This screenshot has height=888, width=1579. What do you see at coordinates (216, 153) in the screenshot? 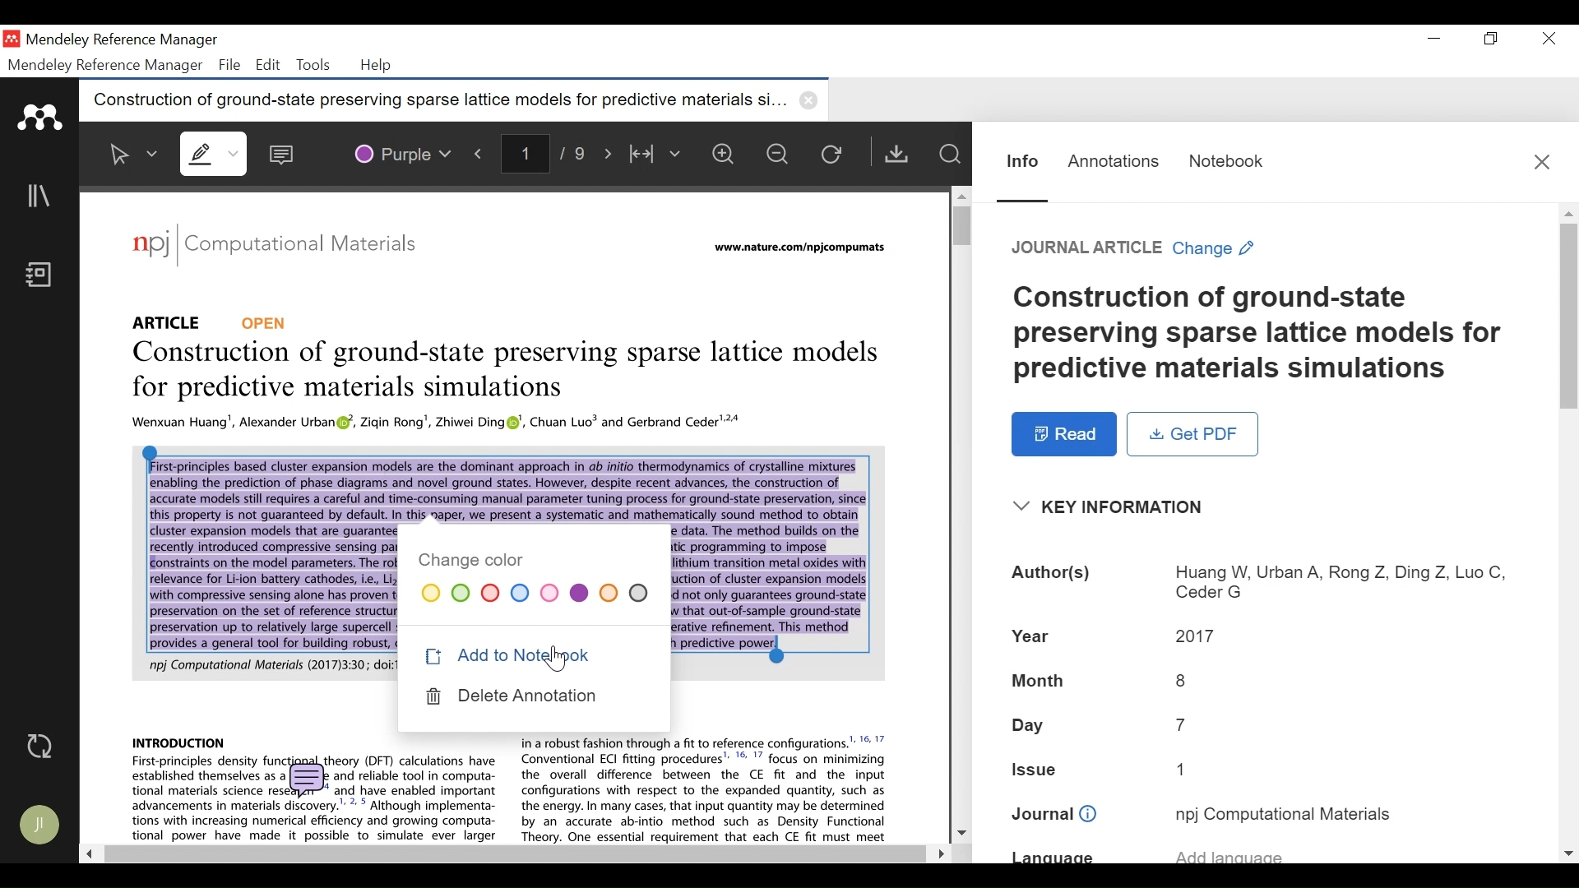
I see `Highlights` at bounding box center [216, 153].